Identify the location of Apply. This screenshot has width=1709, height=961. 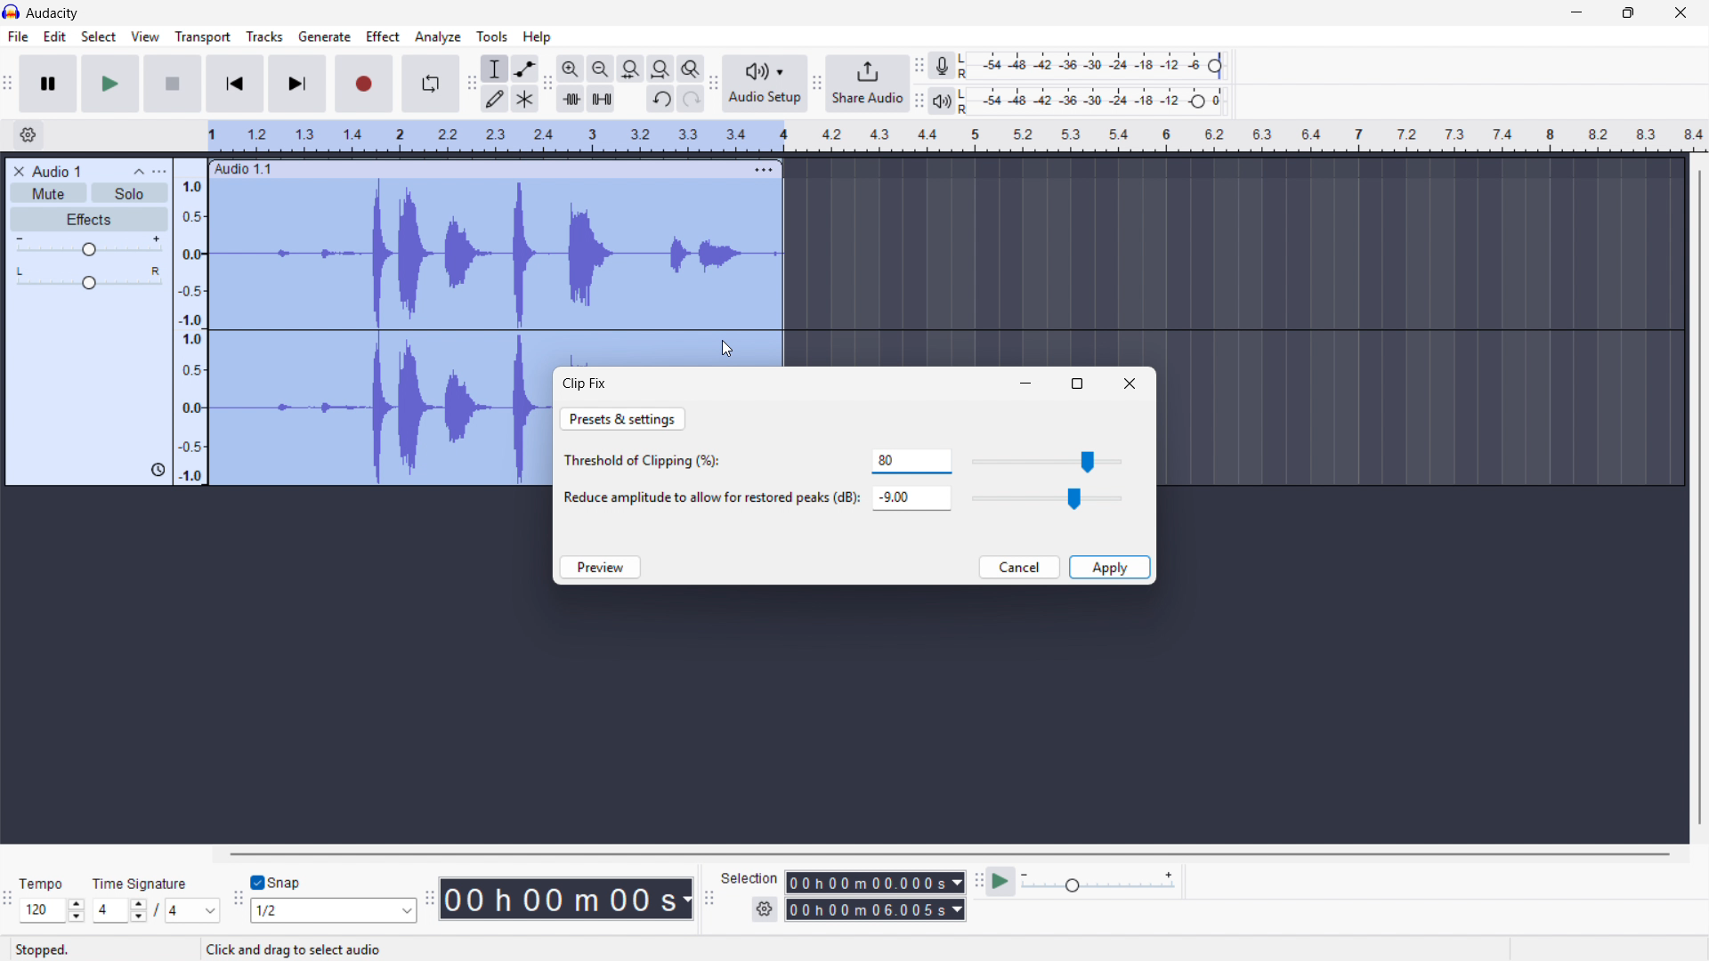
(1110, 567).